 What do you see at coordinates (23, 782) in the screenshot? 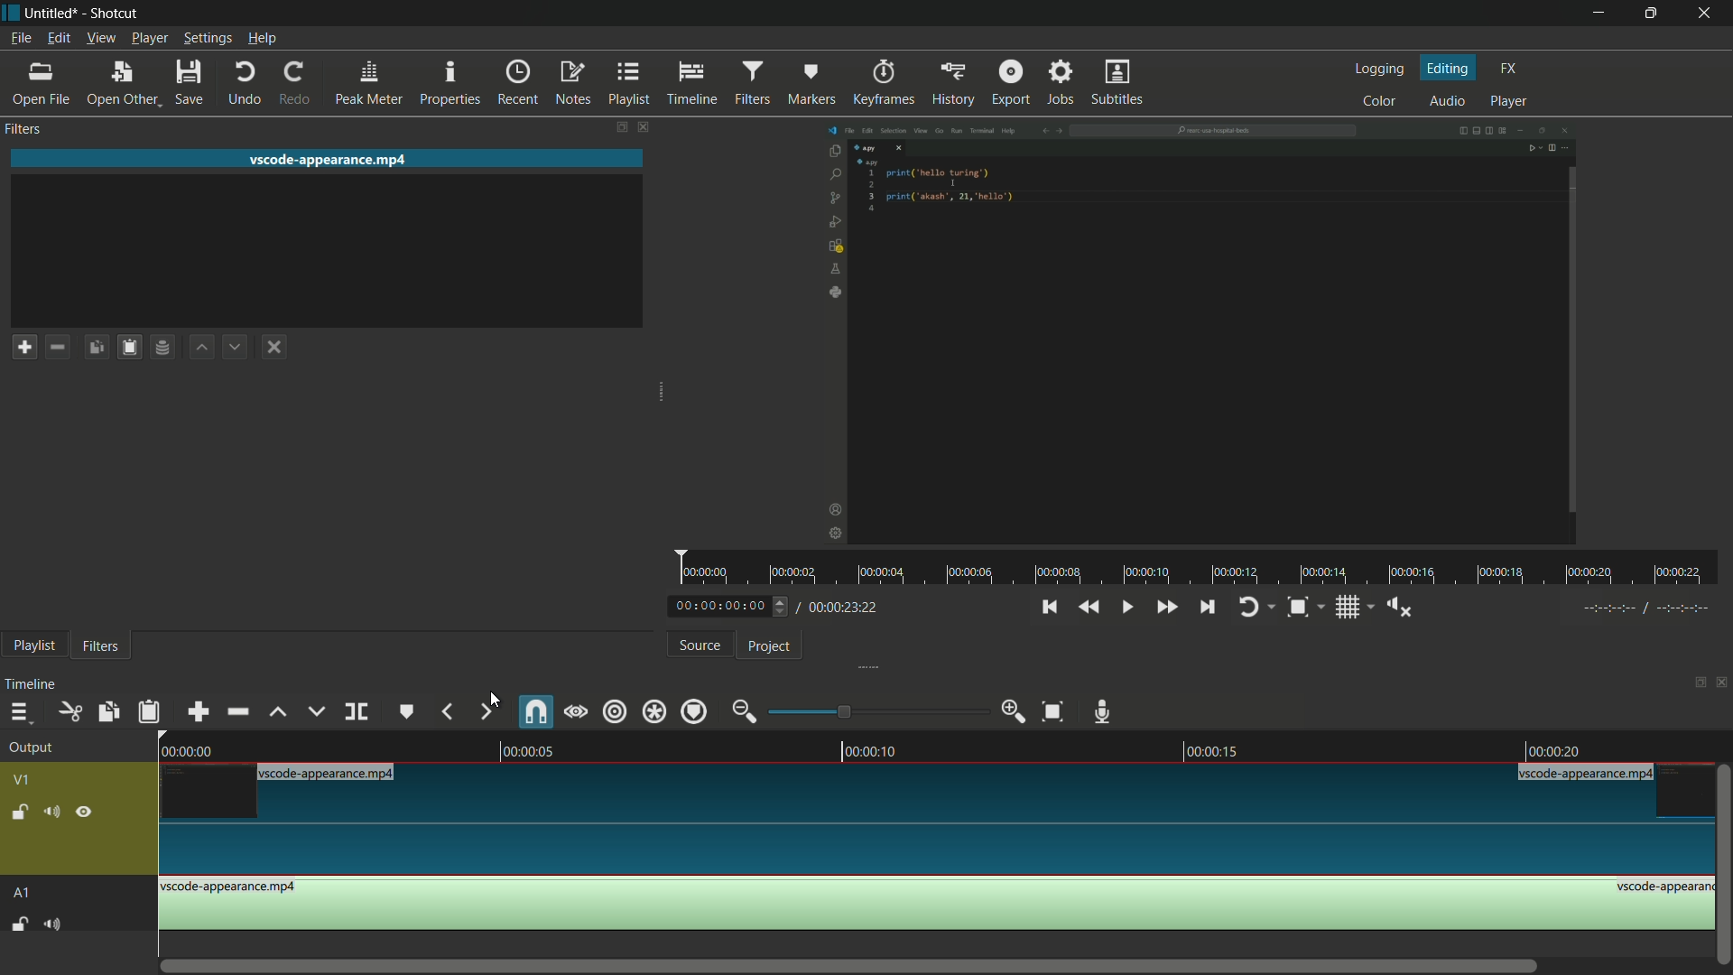
I see `v1` at bounding box center [23, 782].